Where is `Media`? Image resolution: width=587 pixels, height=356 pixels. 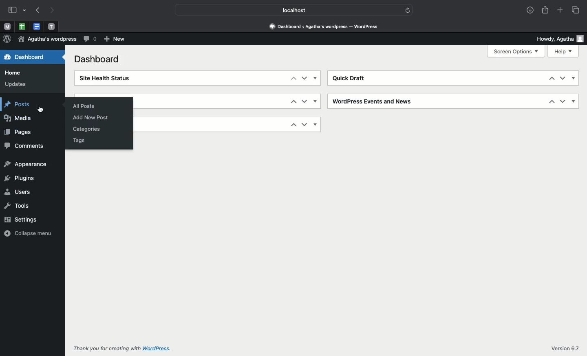
Media is located at coordinates (20, 119).